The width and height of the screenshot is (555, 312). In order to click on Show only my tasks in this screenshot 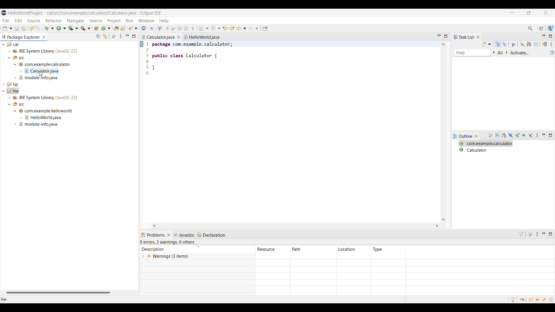, I will do `click(529, 44)`.